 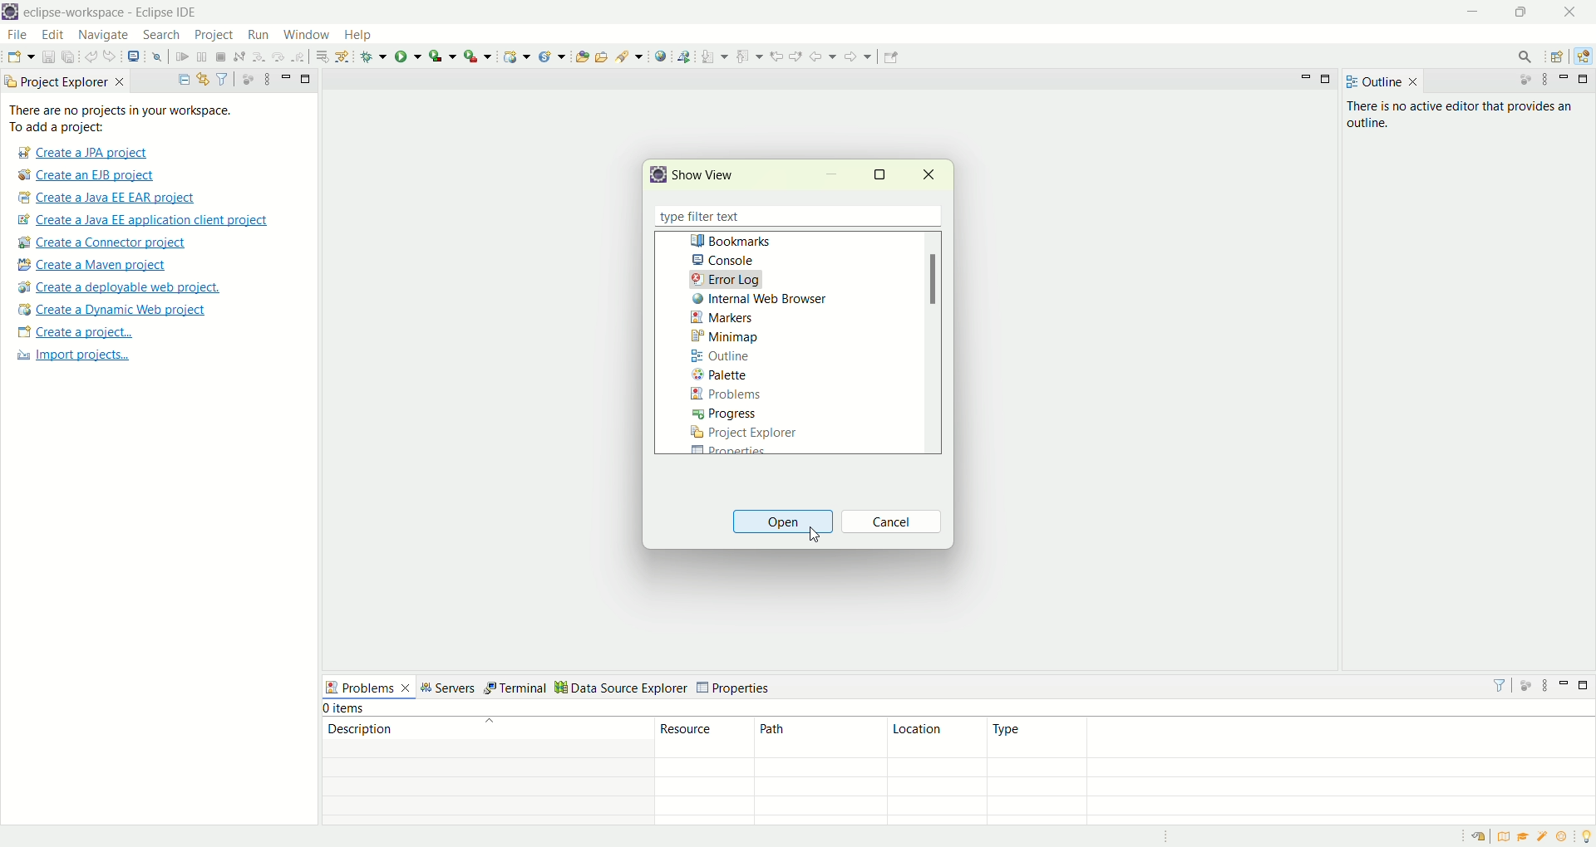 I want to click on create a Java EE application client project, so click(x=143, y=221).